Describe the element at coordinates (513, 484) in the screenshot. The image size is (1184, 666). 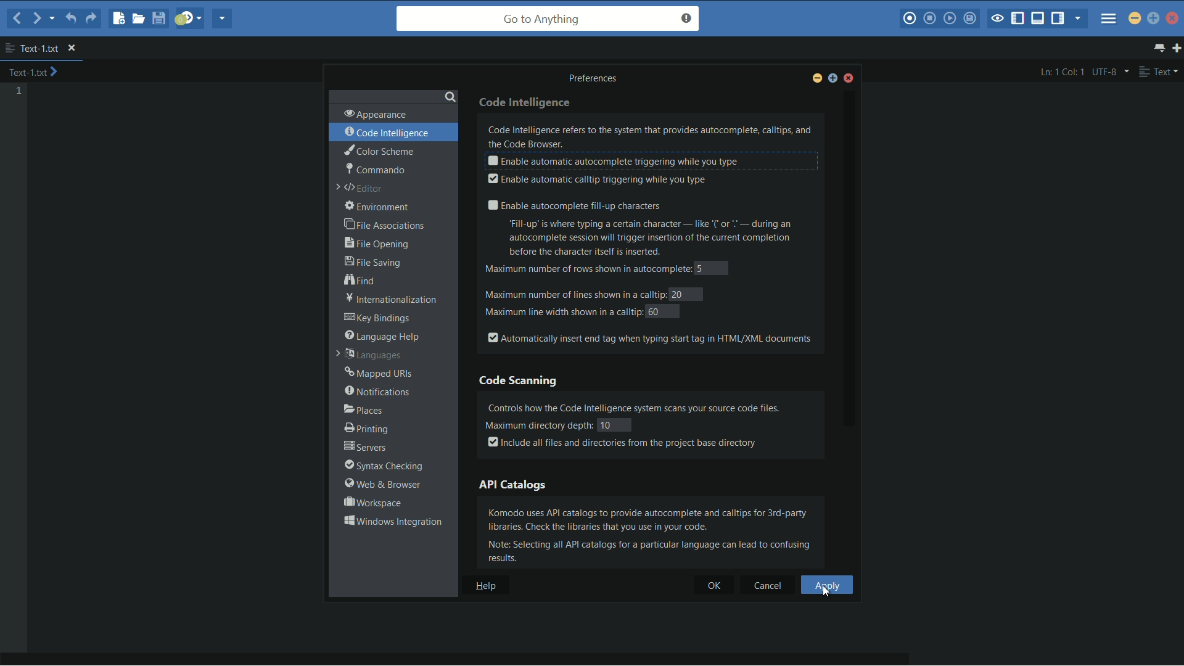
I see `api catalogs` at that location.